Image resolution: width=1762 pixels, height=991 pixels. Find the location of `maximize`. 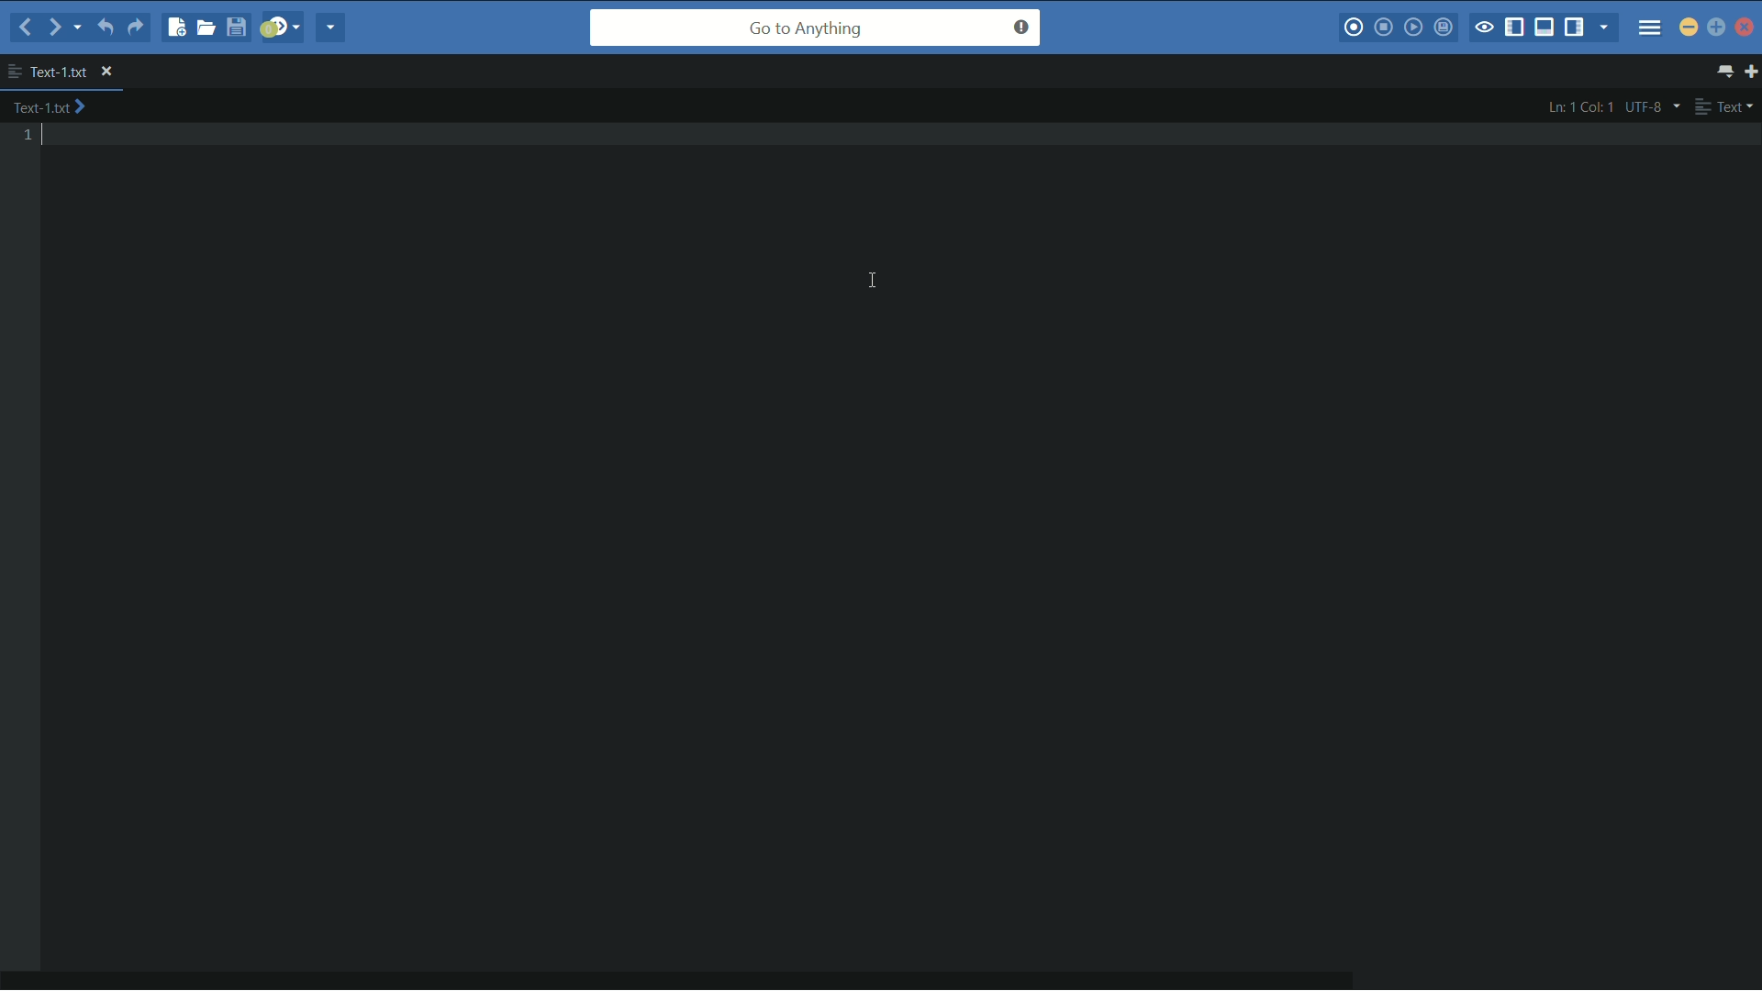

maximize is located at coordinates (1716, 27).